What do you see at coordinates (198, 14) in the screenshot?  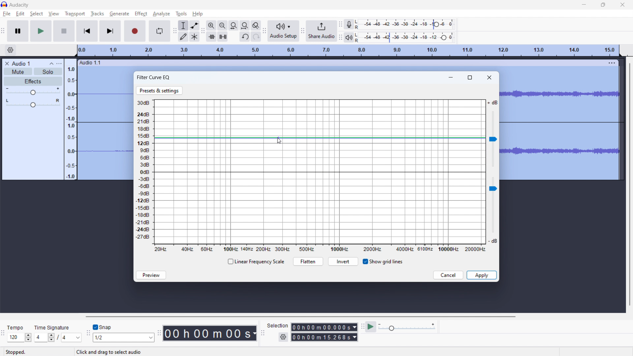 I see `help` at bounding box center [198, 14].